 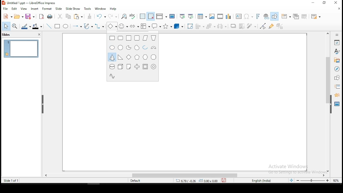 I want to click on gallery, so click(x=337, y=61).